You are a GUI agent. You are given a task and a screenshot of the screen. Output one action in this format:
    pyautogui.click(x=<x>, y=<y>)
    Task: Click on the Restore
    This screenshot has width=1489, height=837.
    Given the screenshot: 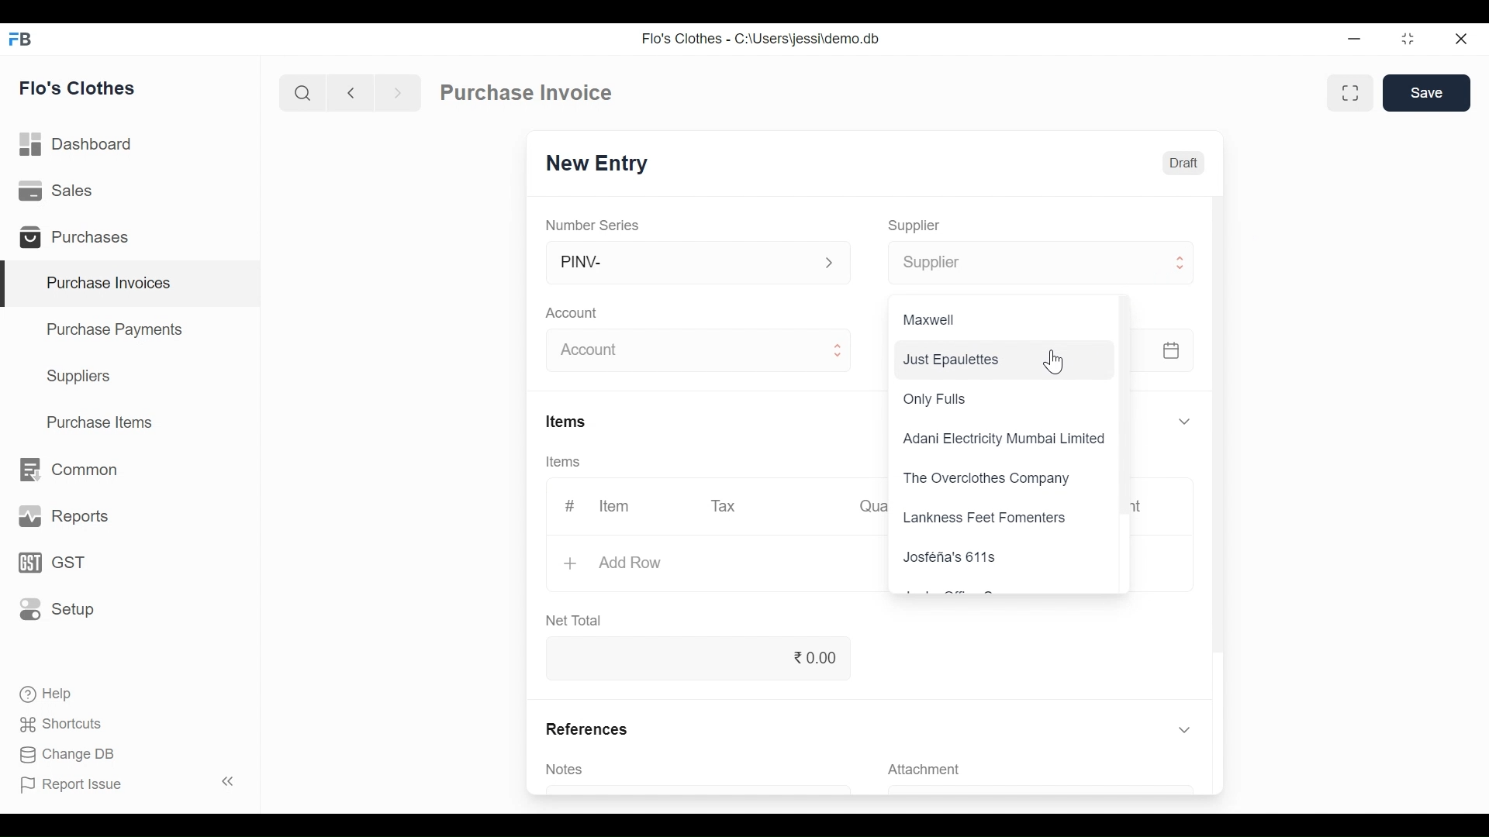 What is the action you would take?
    pyautogui.click(x=1407, y=40)
    